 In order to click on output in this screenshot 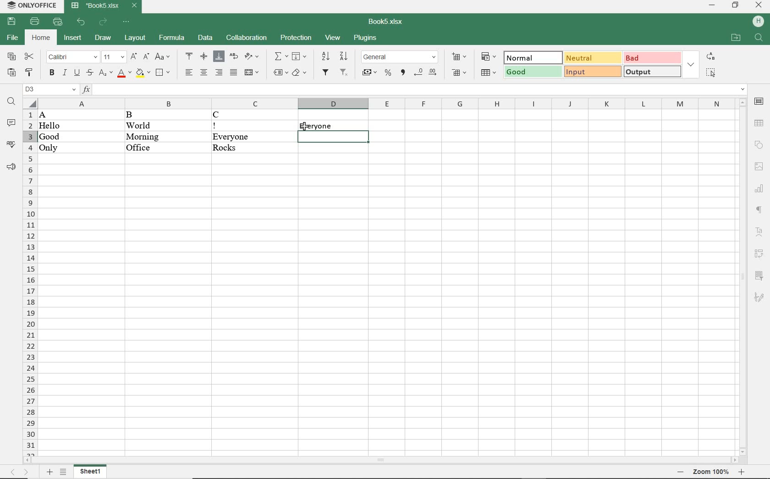, I will do `click(651, 72)`.